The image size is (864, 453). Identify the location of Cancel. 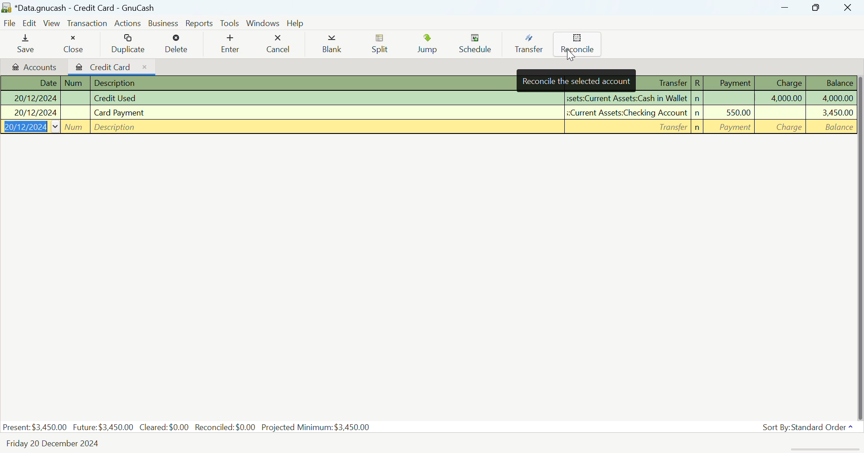
(280, 44).